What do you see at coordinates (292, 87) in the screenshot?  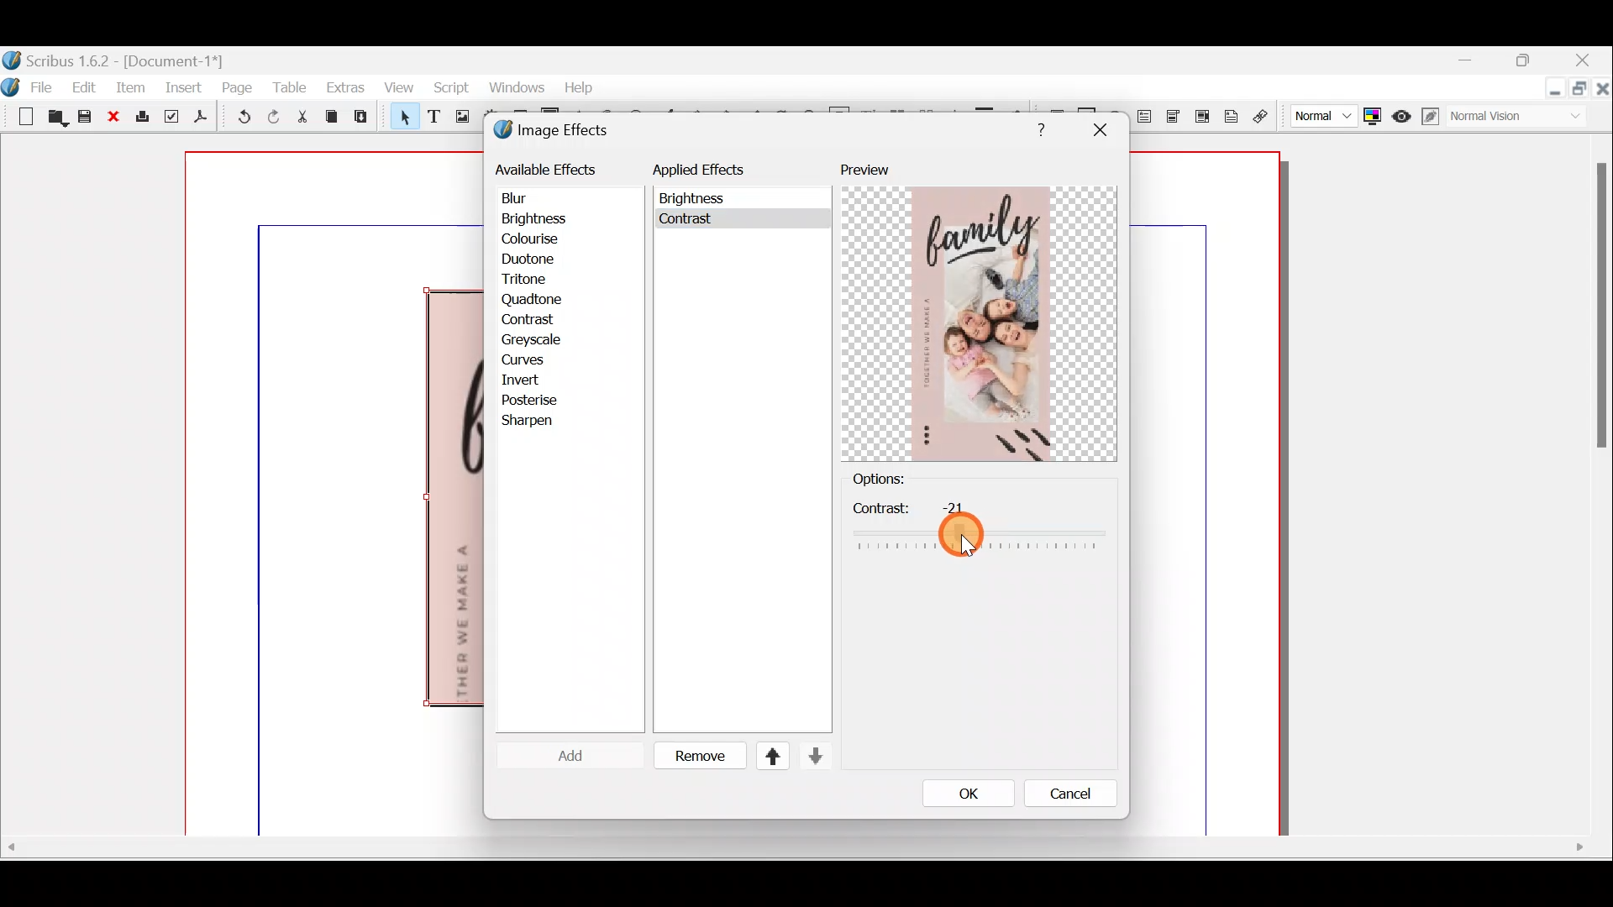 I see `Table` at bounding box center [292, 87].